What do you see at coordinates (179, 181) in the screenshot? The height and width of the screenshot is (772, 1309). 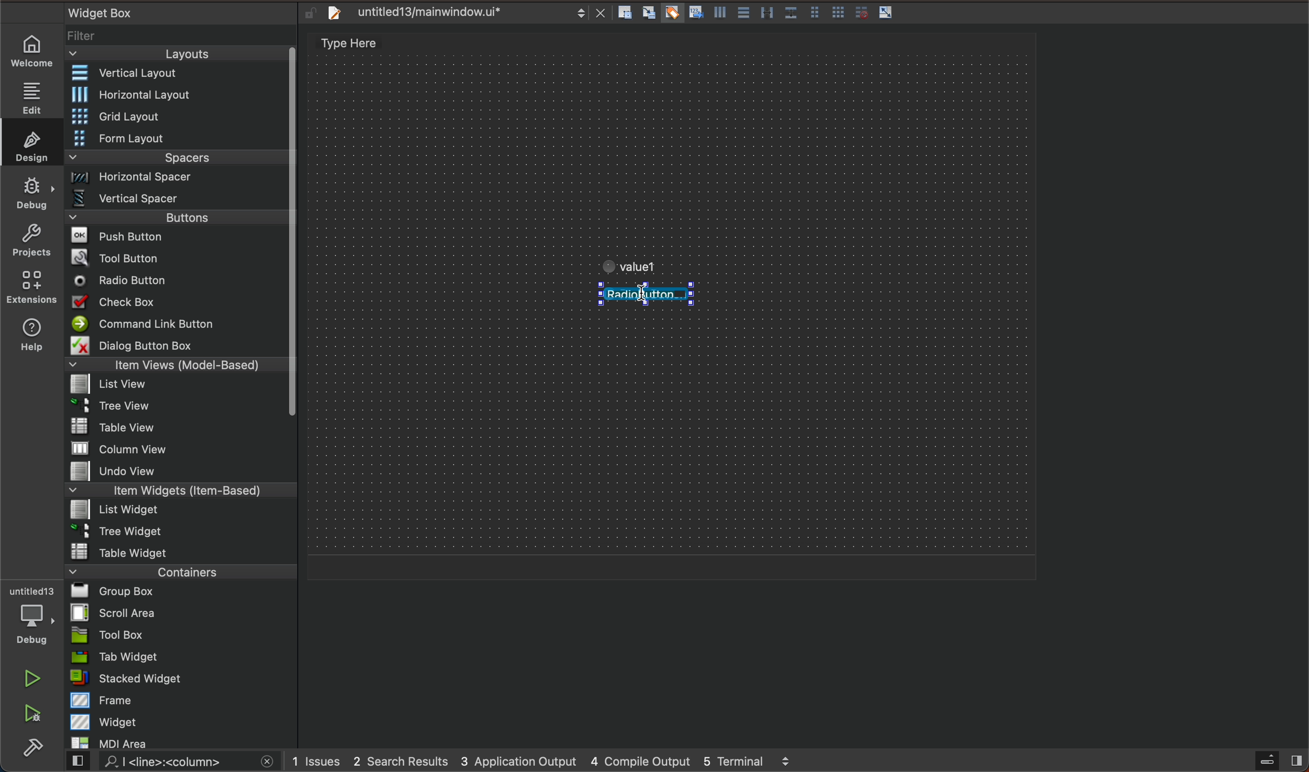 I see `` at bounding box center [179, 181].